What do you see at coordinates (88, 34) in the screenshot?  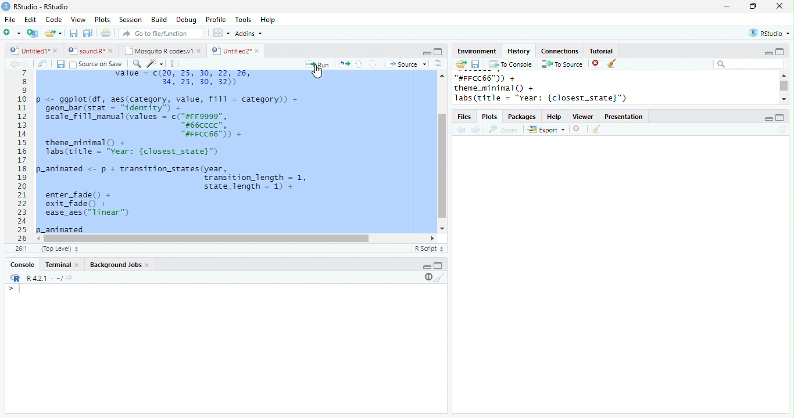 I see `save all` at bounding box center [88, 34].